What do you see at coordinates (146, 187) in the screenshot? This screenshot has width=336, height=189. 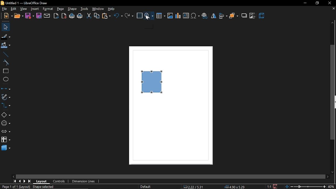 I see `page style` at bounding box center [146, 187].